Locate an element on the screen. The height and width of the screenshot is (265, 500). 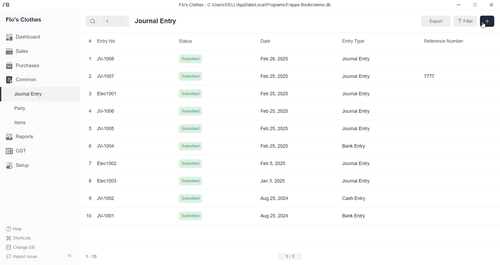
Elec1001 is located at coordinates (107, 94).